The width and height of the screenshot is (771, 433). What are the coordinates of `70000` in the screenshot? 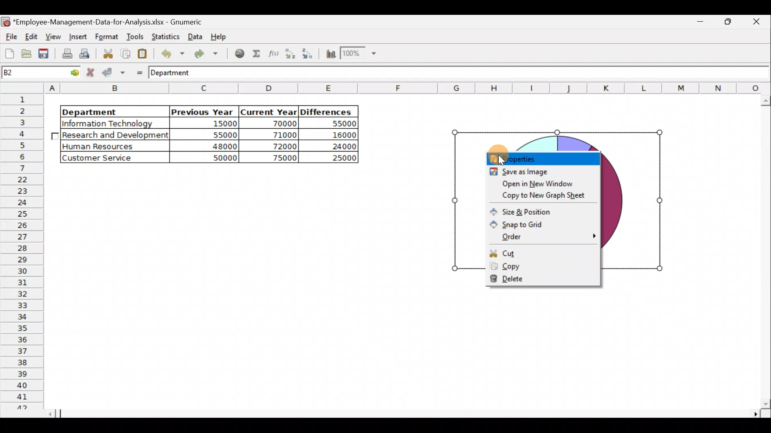 It's located at (277, 123).